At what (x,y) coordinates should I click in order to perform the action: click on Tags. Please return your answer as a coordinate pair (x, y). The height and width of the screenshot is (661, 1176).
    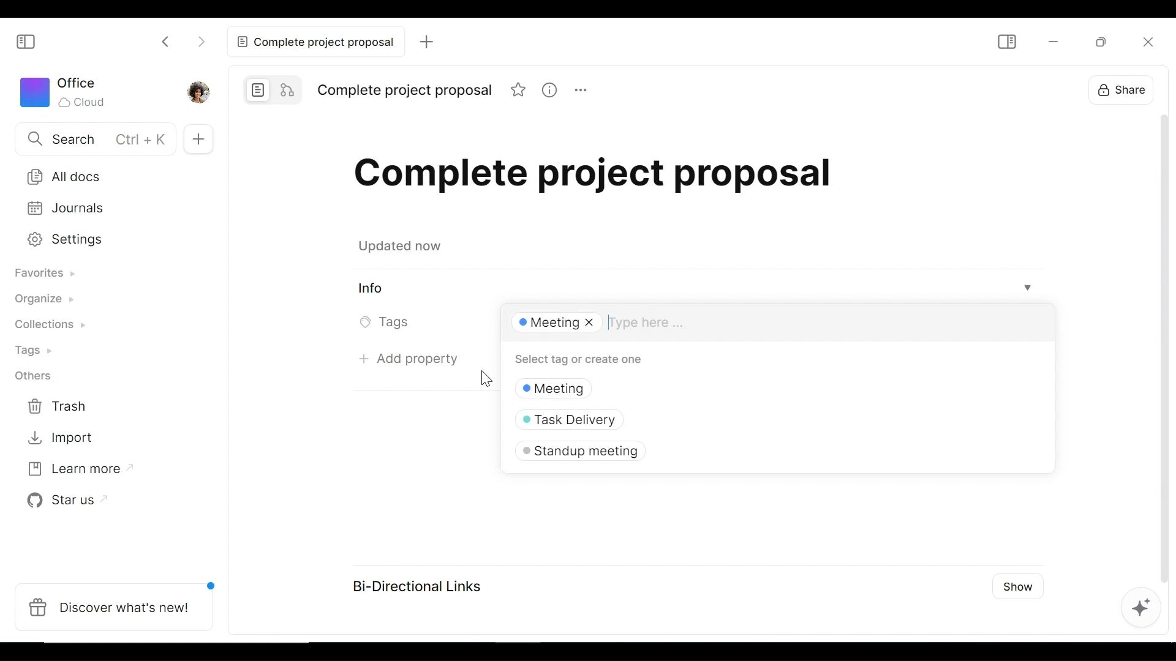
    Looking at the image, I should click on (40, 352).